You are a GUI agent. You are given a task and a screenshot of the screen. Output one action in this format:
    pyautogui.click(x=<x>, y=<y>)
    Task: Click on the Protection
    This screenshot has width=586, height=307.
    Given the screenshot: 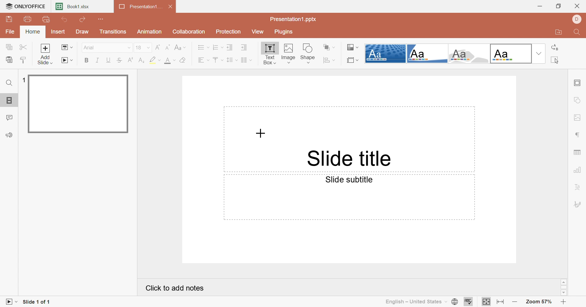 What is the action you would take?
    pyautogui.click(x=229, y=31)
    